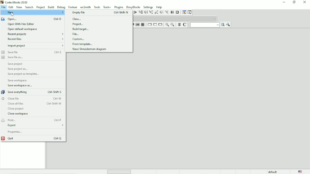 This screenshot has height=174, width=310. Describe the element at coordinates (36, 126) in the screenshot. I see `Export` at that location.